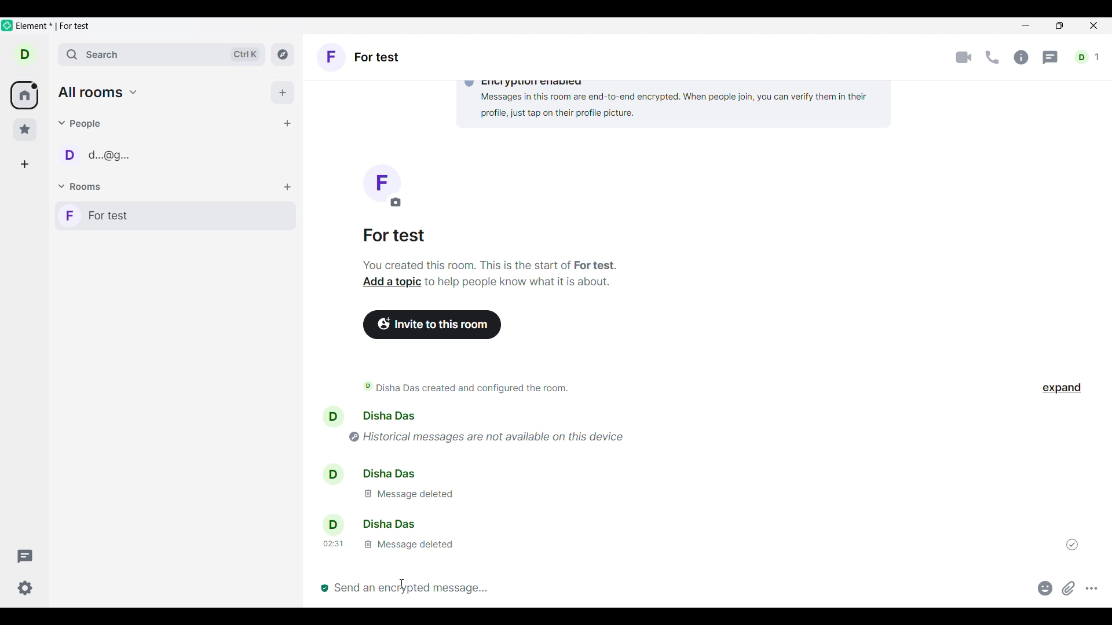 The width and height of the screenshot is (1112, 625). What do you see at coordinates (1051, 58) in the screenshot?
I see `Threads` at bounding box center [1051, 58].